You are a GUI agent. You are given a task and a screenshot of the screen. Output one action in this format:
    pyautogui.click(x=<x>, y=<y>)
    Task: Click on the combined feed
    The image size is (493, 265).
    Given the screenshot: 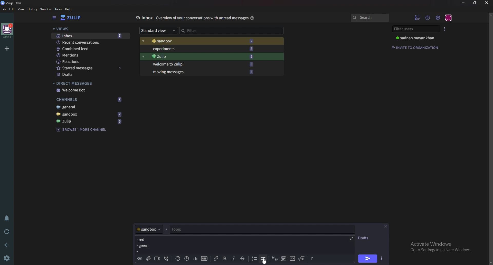 What is the action you would take?
    pyautogui.click(x=90, y=49)
    